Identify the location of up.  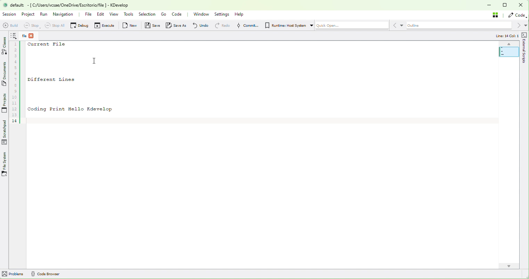
(508, 44).